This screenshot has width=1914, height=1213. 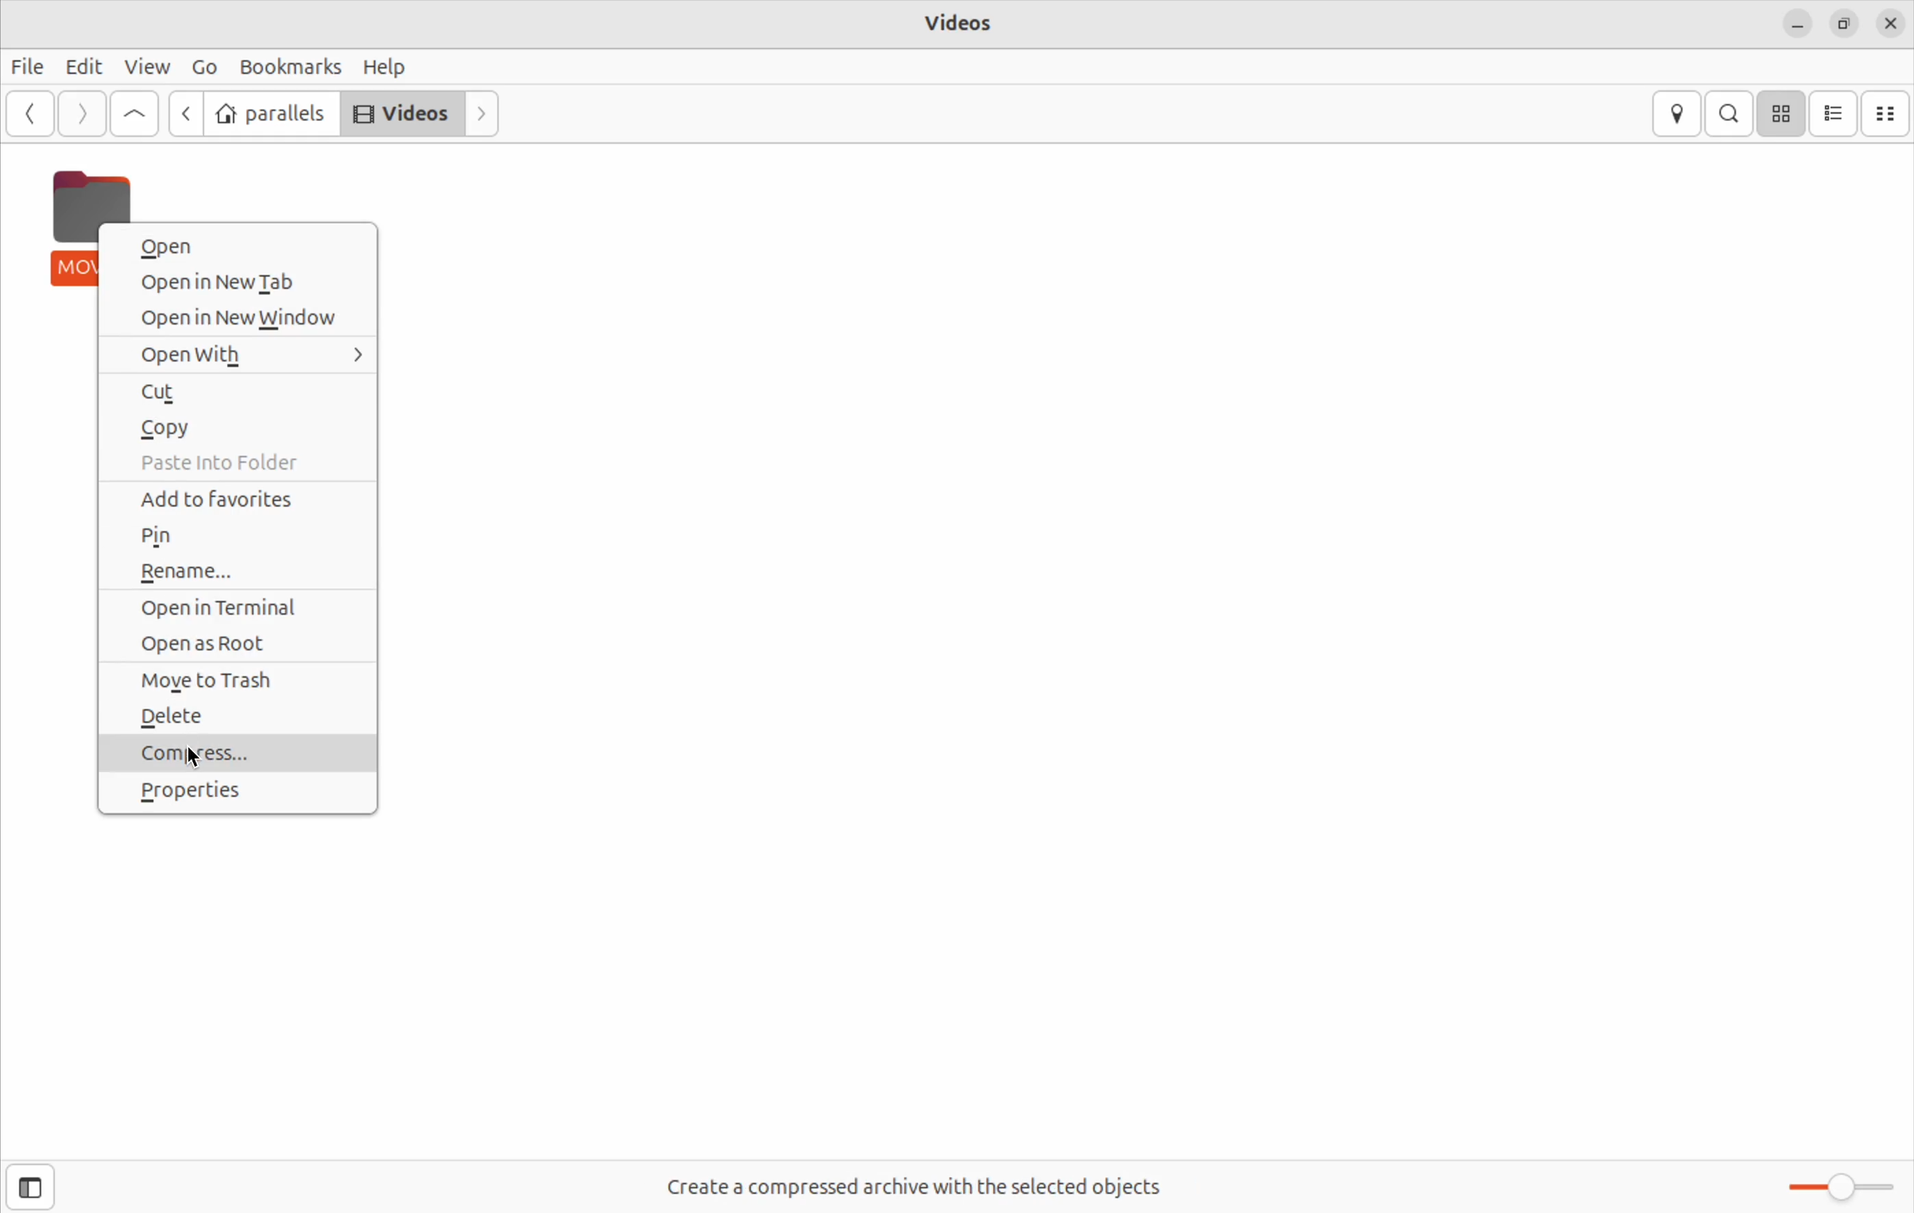 What do you see at coordinates (484, 112) in the screenshot?
I see `next` at bounding box center [484, 112].